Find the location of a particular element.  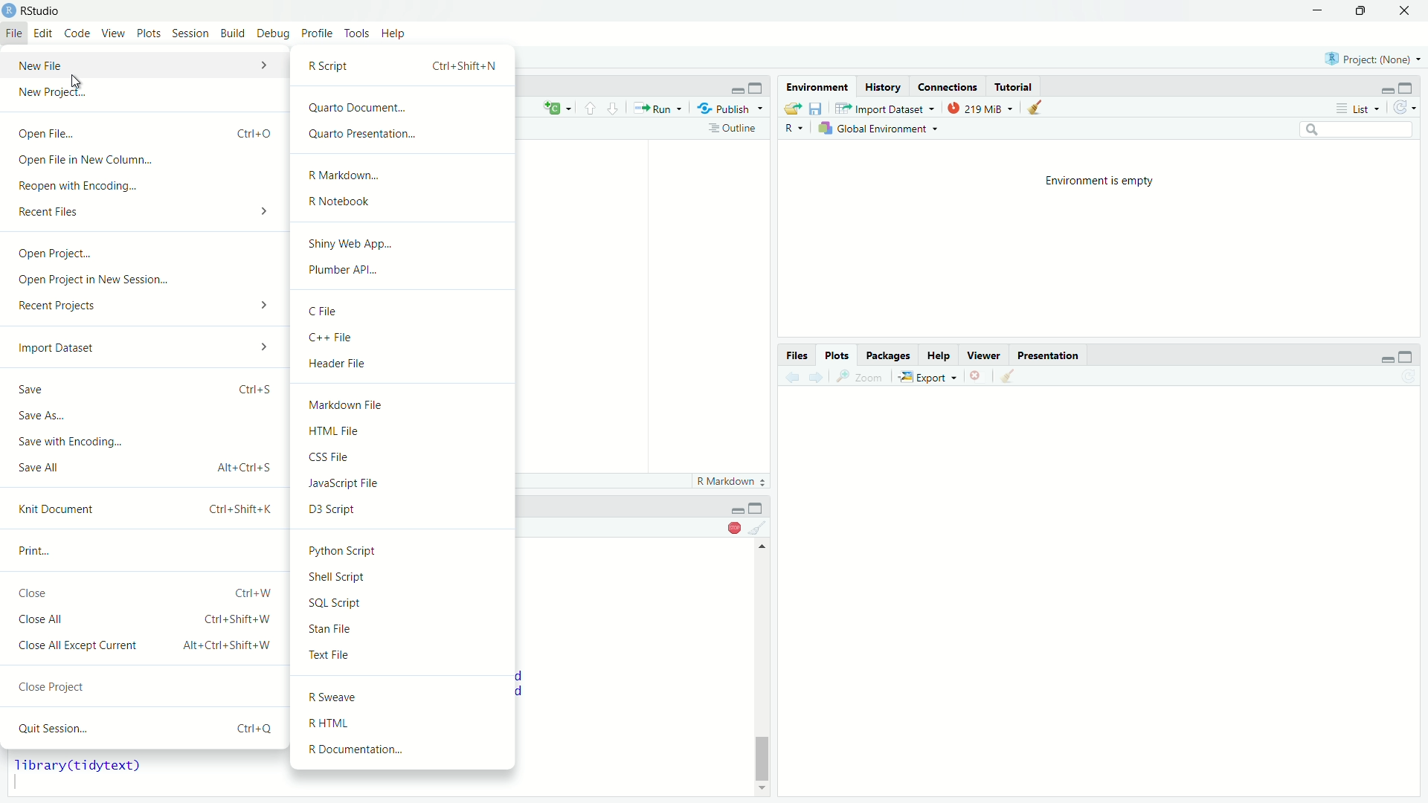

R Documentation... is located at coordinates (404, 751).